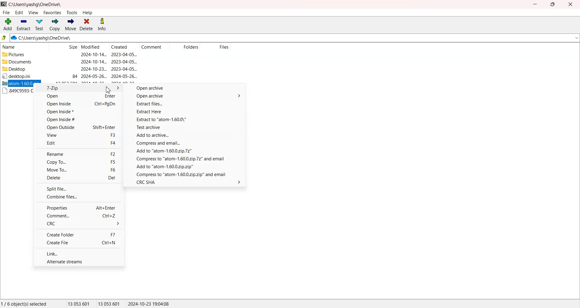 The image size is (580, 308). I want to click on Atom Zip File, so click(18, 83).